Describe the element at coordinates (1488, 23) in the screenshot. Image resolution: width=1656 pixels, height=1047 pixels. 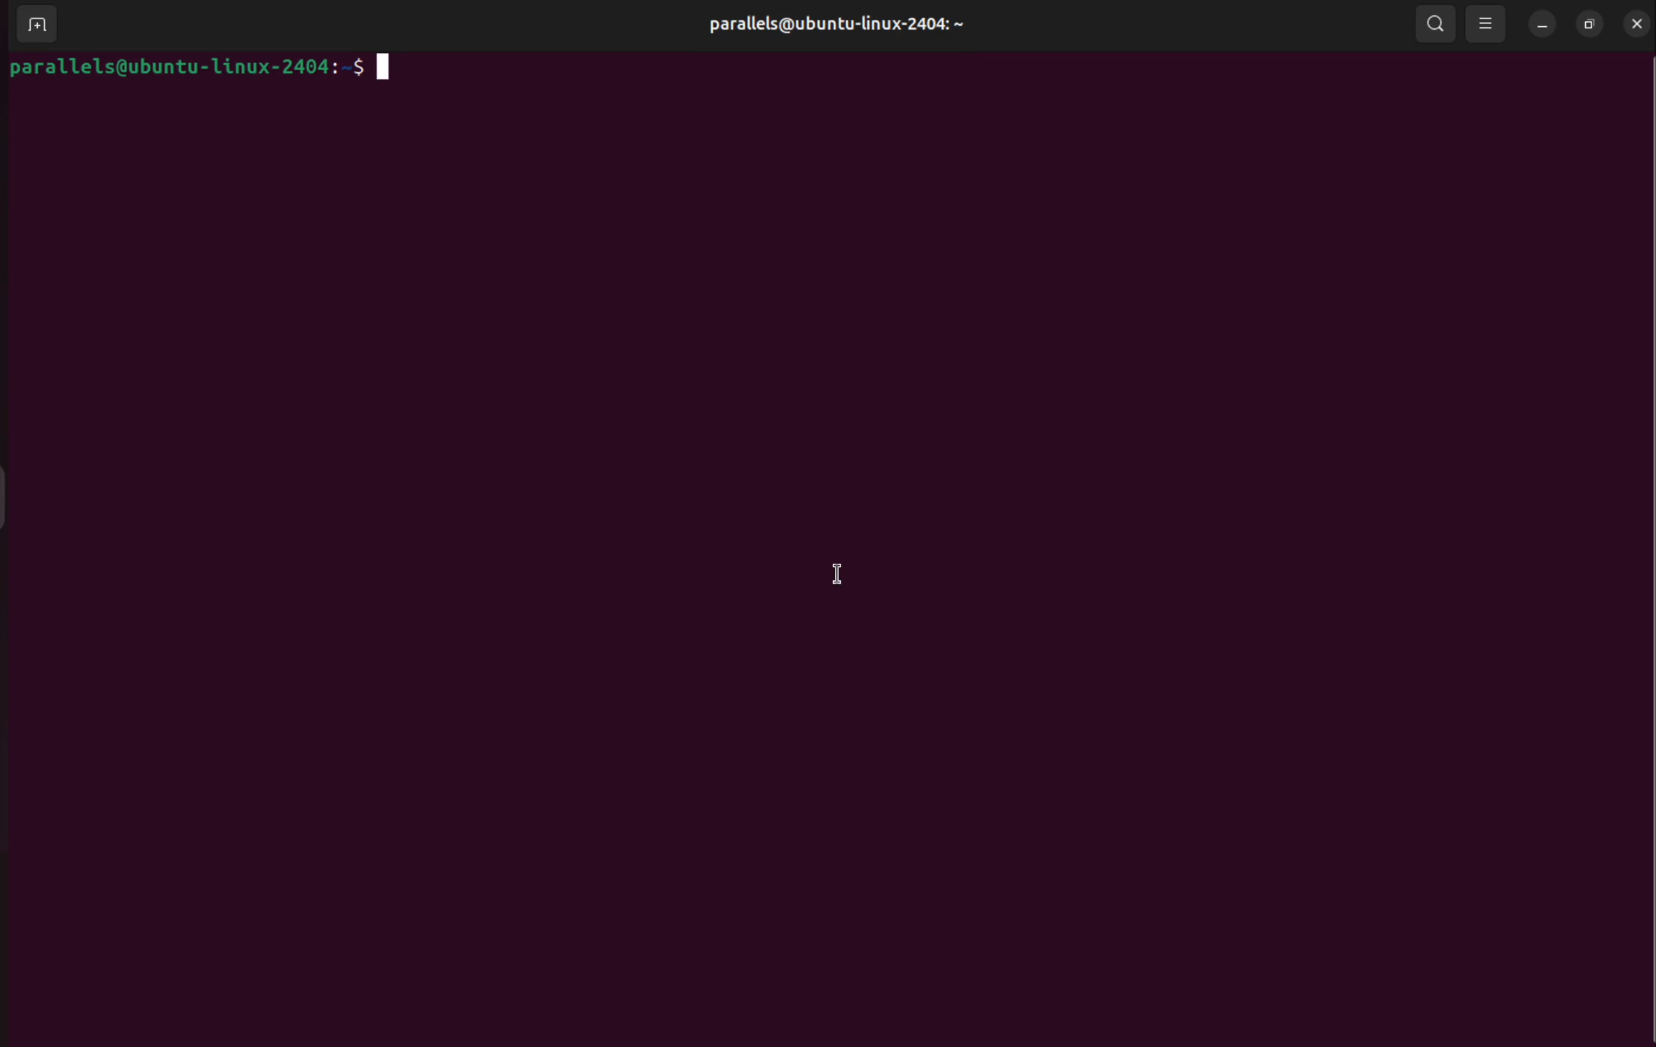
I see `view options` at that location.